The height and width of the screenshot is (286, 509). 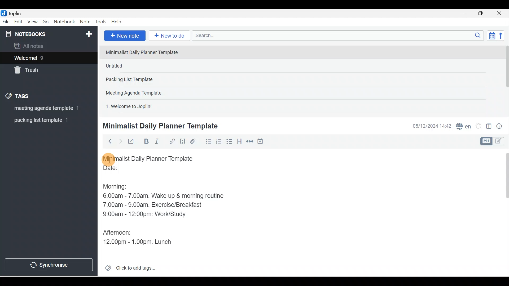 I want to click on Note 3, so click(x=146, y=80).